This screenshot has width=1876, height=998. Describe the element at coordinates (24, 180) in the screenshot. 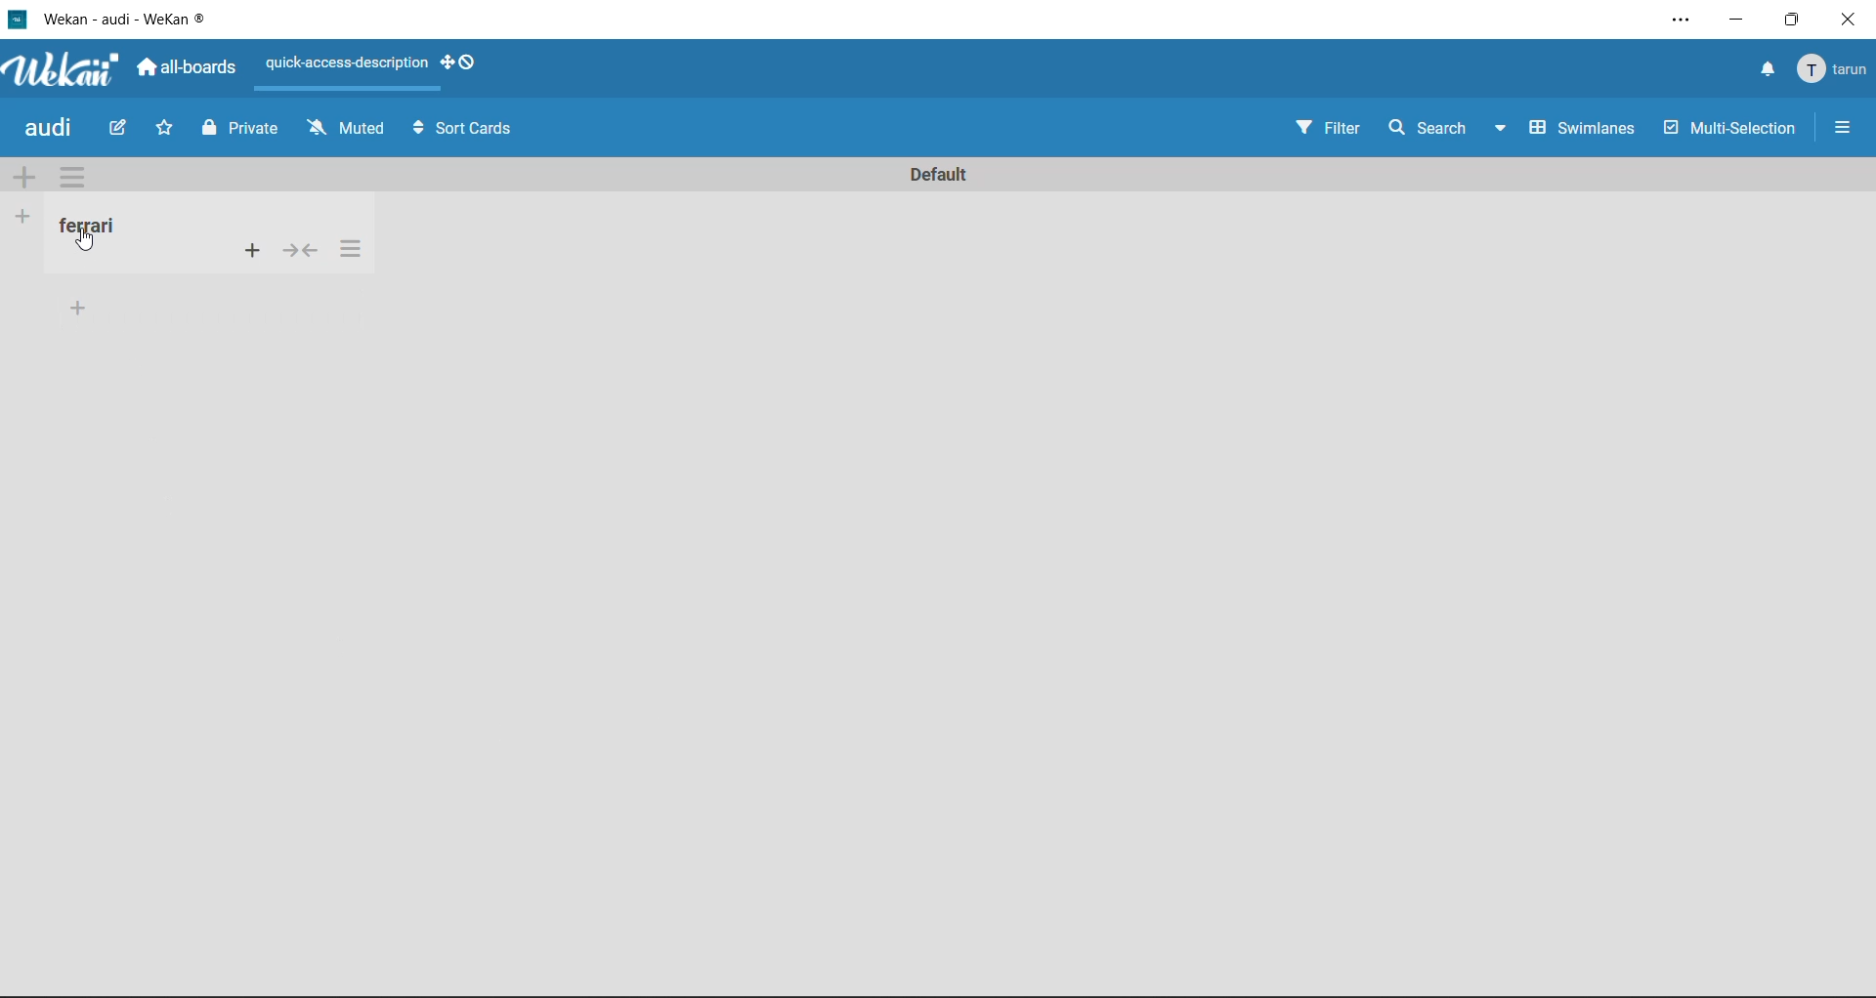

I see `add swimlane` at that location.